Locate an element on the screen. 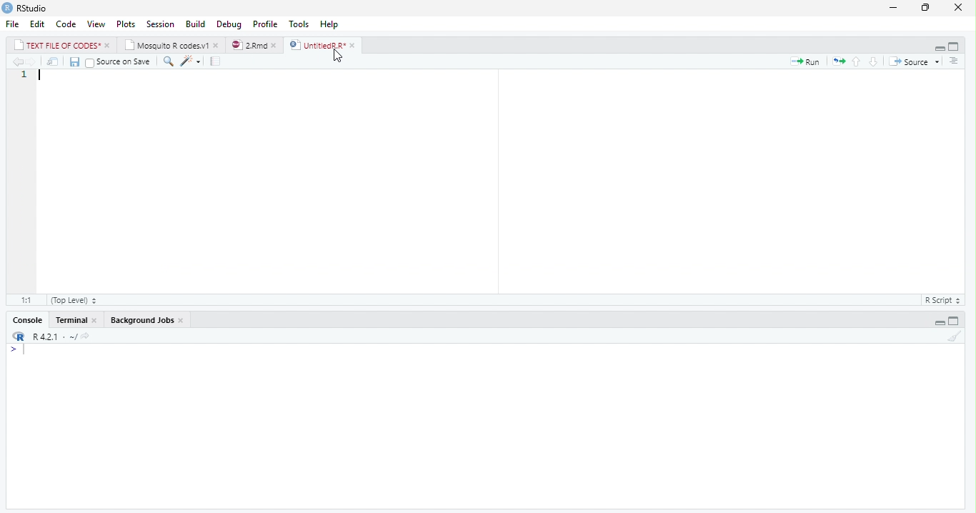 The image size is (976, 513). code tools is located at coordinates (190, 61).